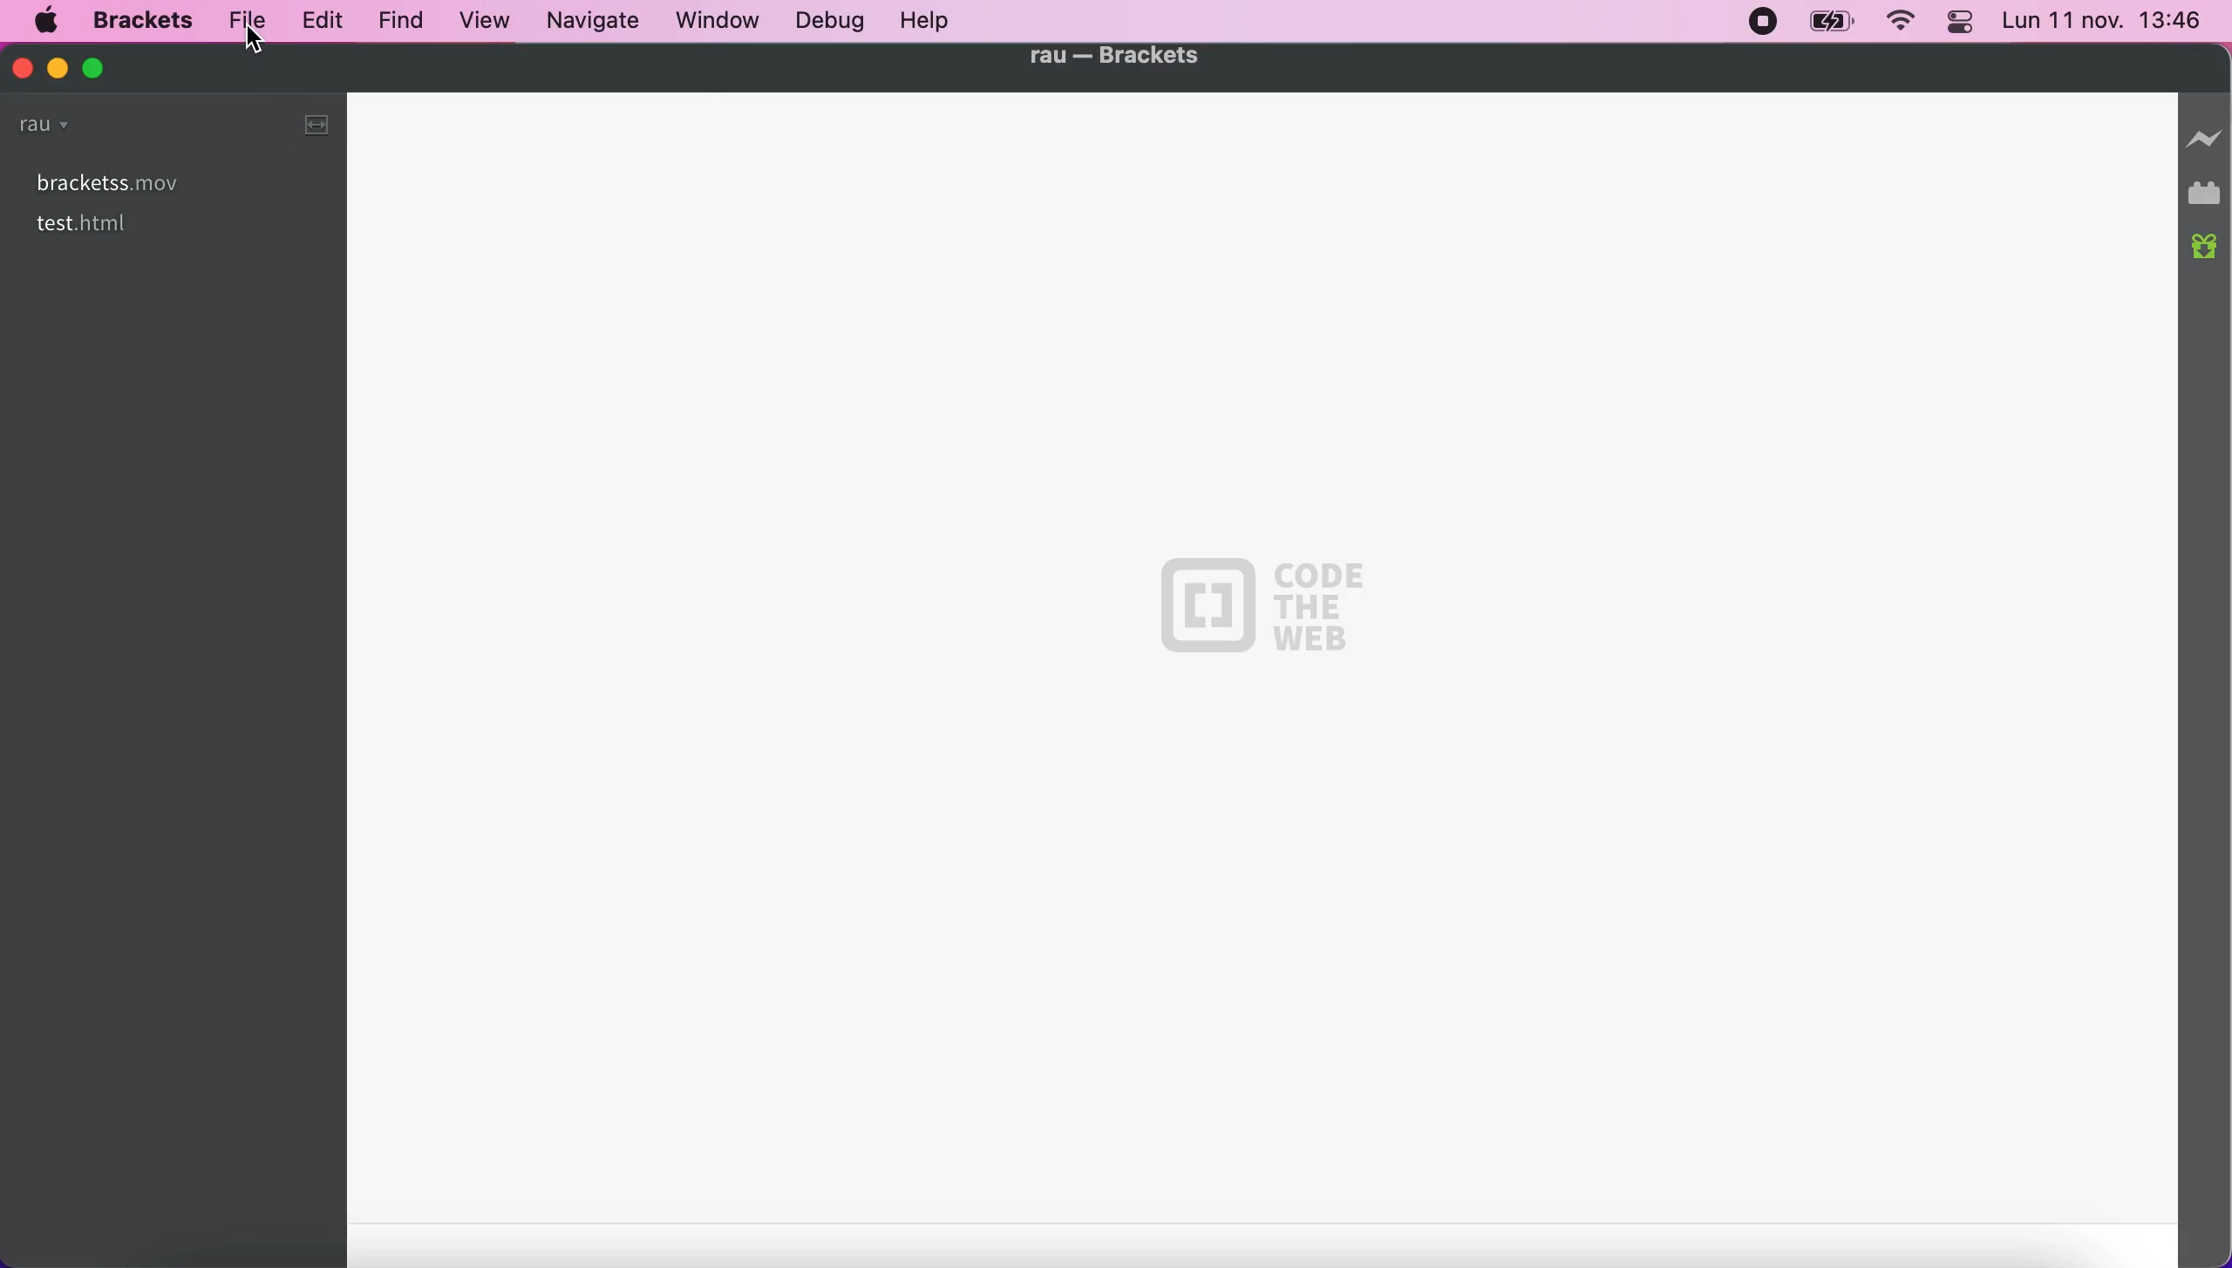 Image resolution: width=2232 pixels, height=1268 pixels. What do you see at coordinates (2104, 24) in the screenshot?
I see `time and date` at bounding box center [2104, 24].